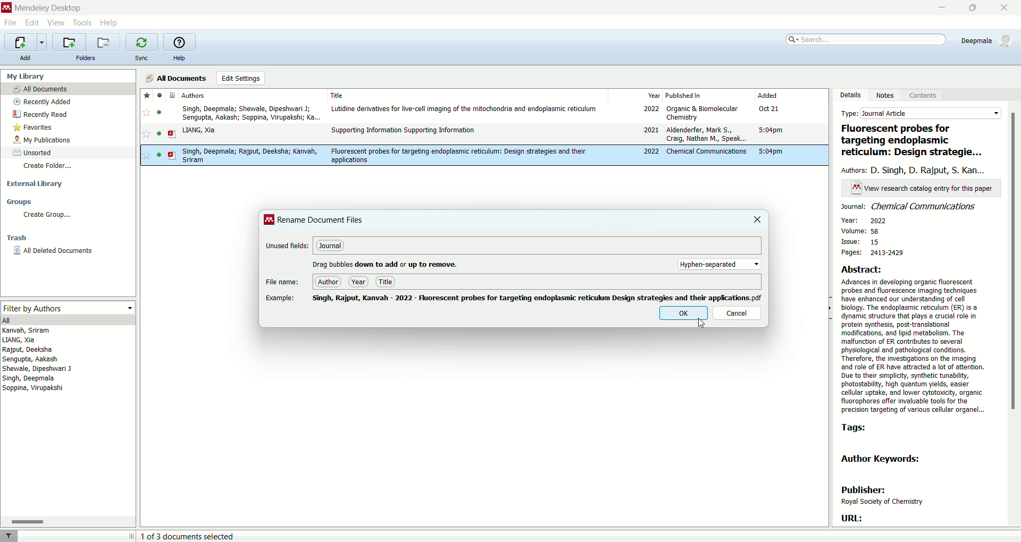  I want to click on 5:04pm, so click(771, 151).